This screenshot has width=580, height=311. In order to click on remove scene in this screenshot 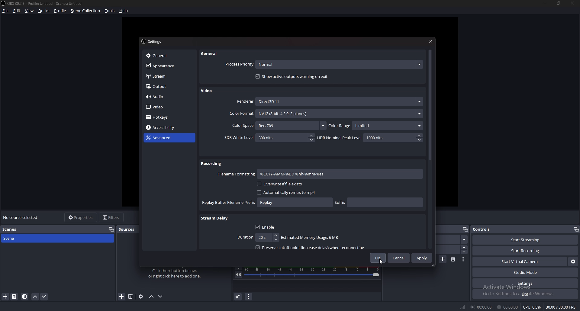, I will do `click(14, 297)`.